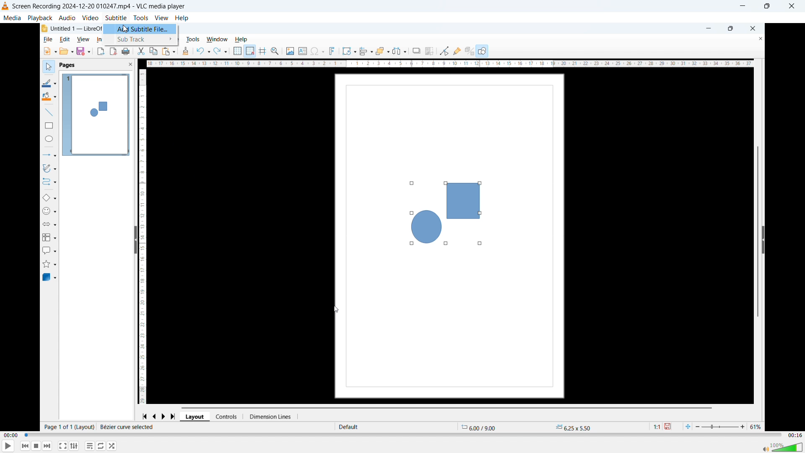 This screenshot has width=805, height=453. Describe the element at coordinates (706, 28) in the screenshot. I see `minimize` at that location.